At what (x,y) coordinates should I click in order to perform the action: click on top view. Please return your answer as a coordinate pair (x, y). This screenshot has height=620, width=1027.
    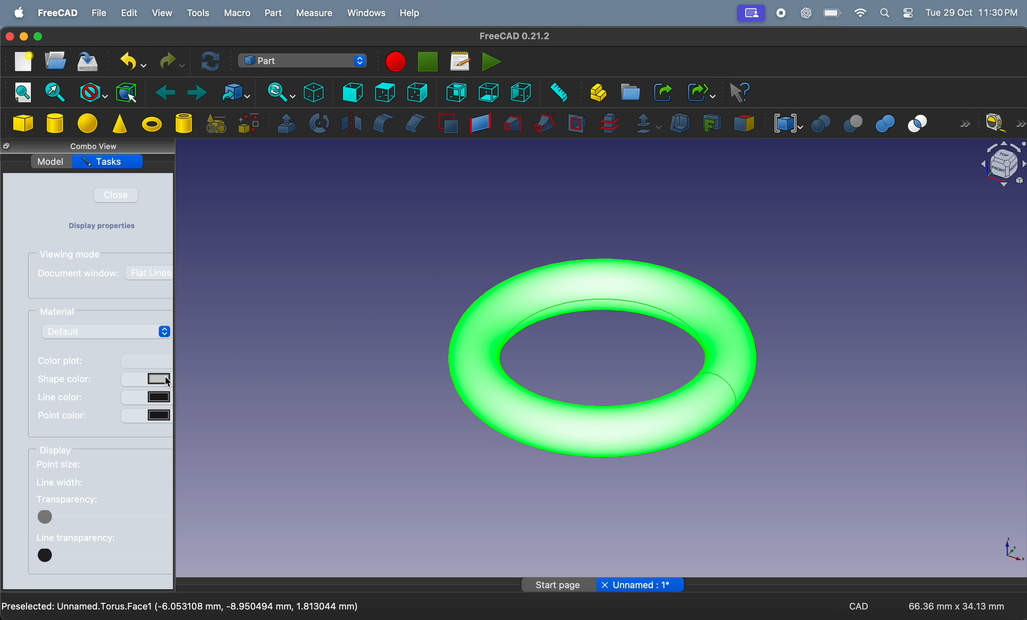
    Looking at the image, I should click on (386, 92).